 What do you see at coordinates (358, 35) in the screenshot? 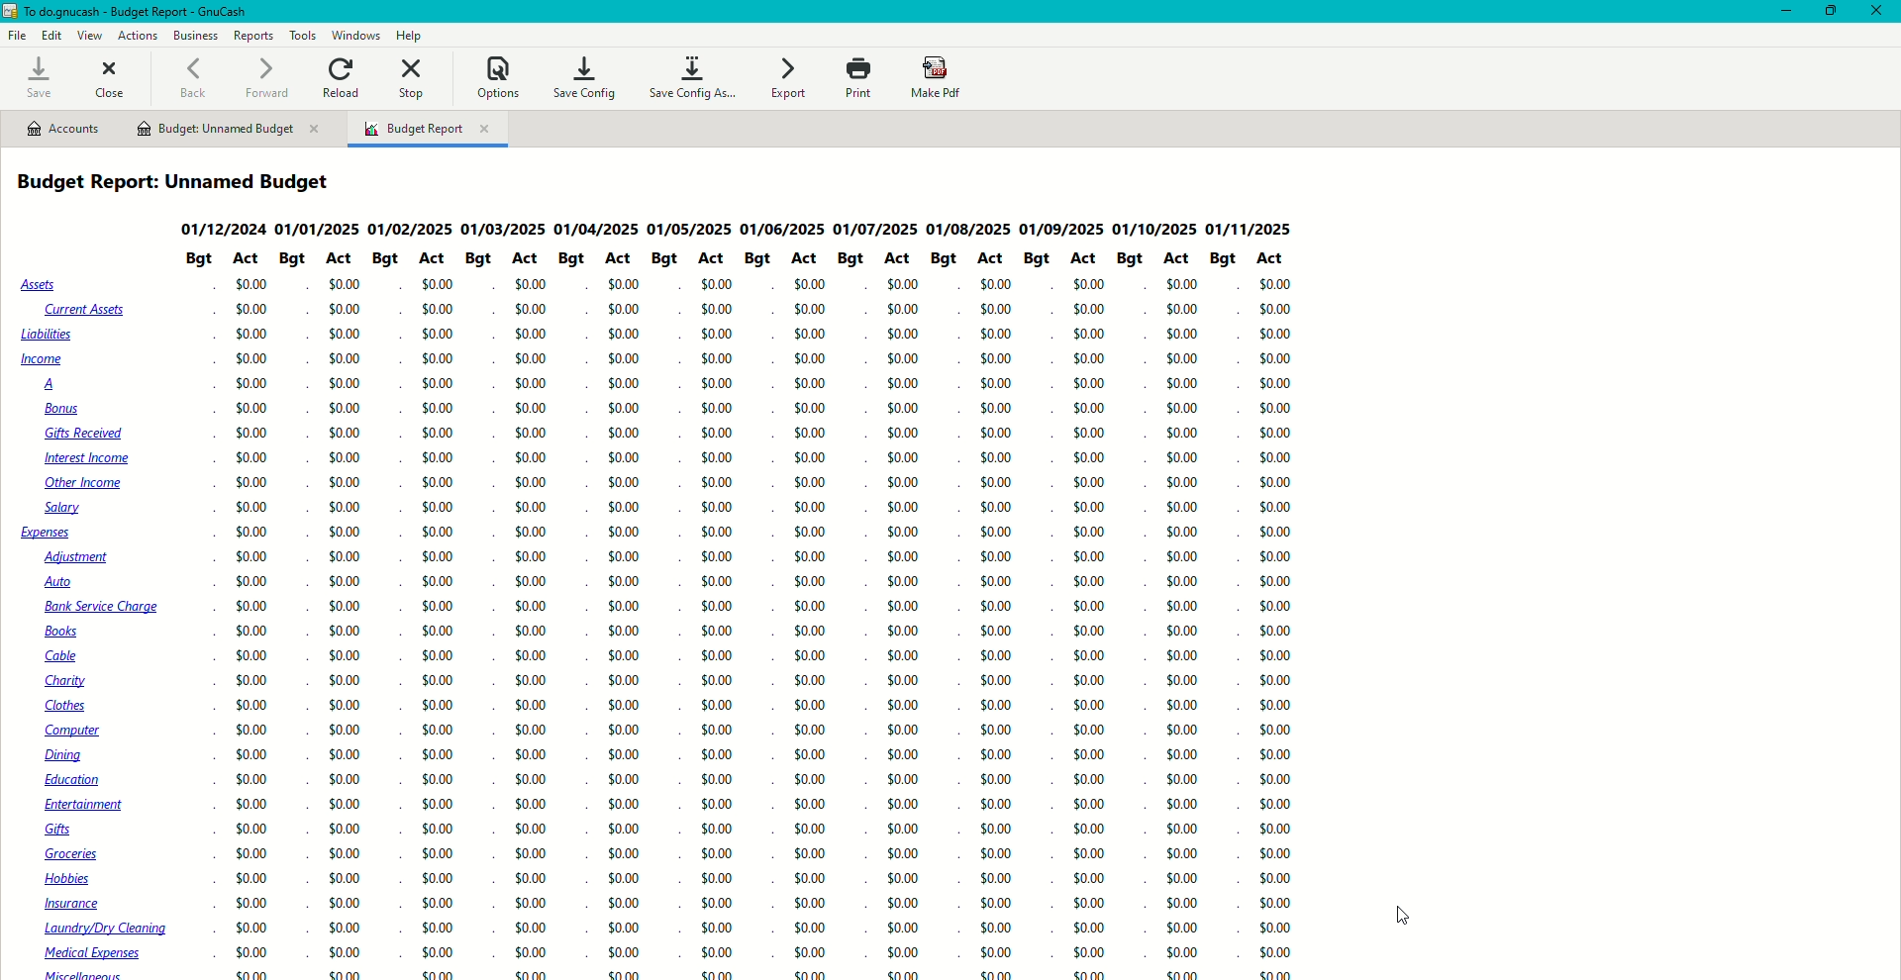
I see `Windows` at bounding box center [358, 35].